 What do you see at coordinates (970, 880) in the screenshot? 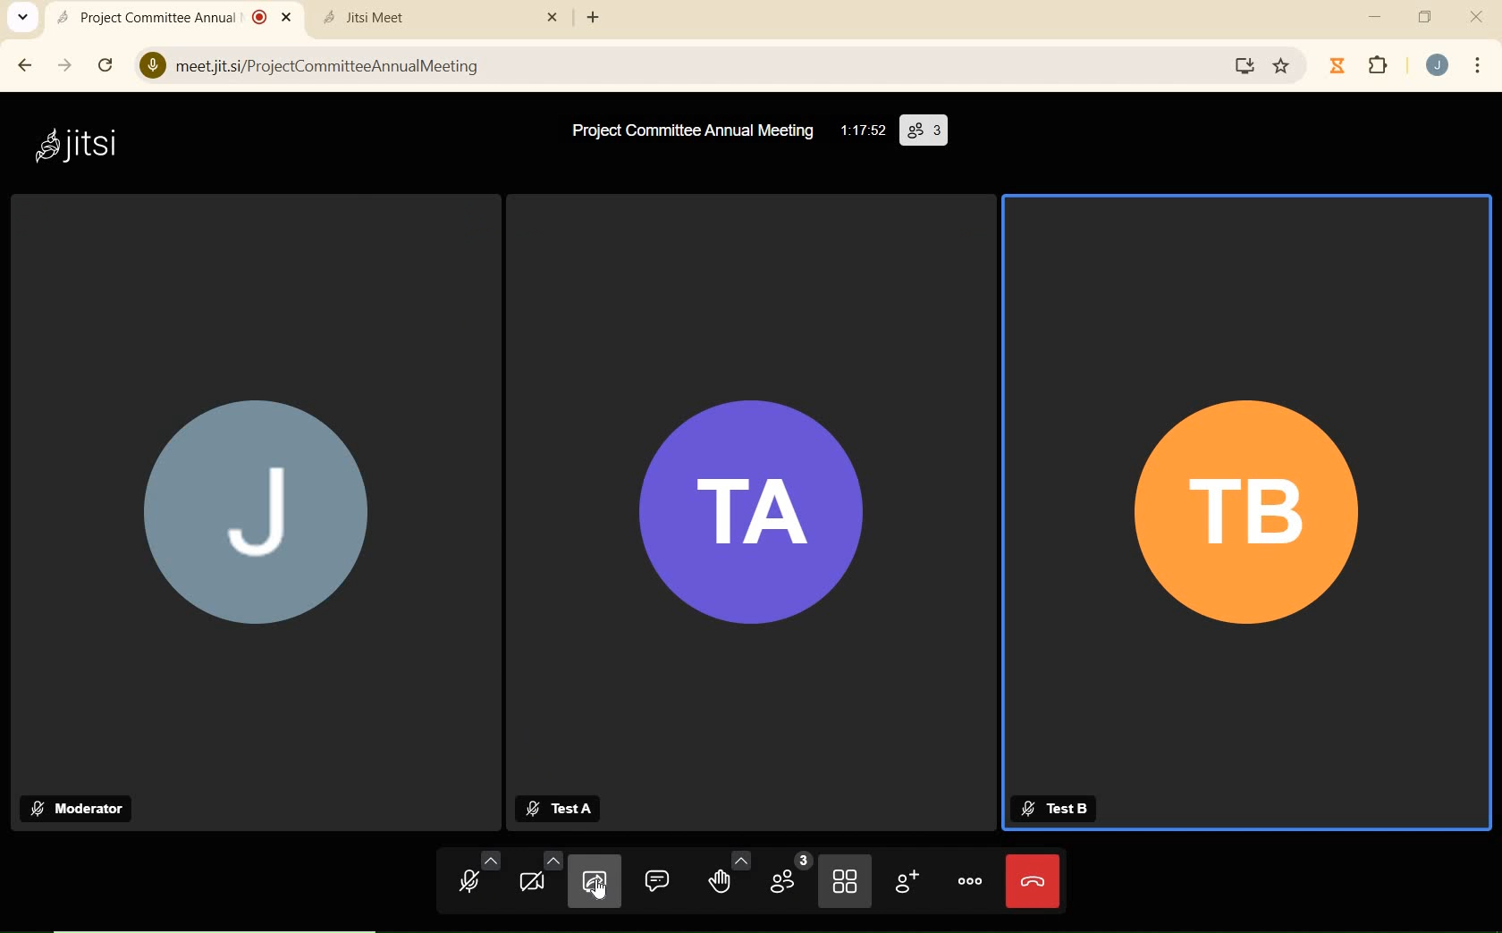
I see `more actions` at bounding box center [970, 880].